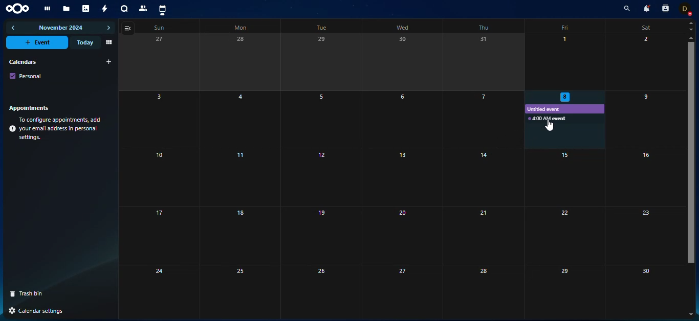 The width and height of the screenshot is (699, 321). Describe the element at coordinates (105, 9) in the screenshot. I see `activity` at that location.